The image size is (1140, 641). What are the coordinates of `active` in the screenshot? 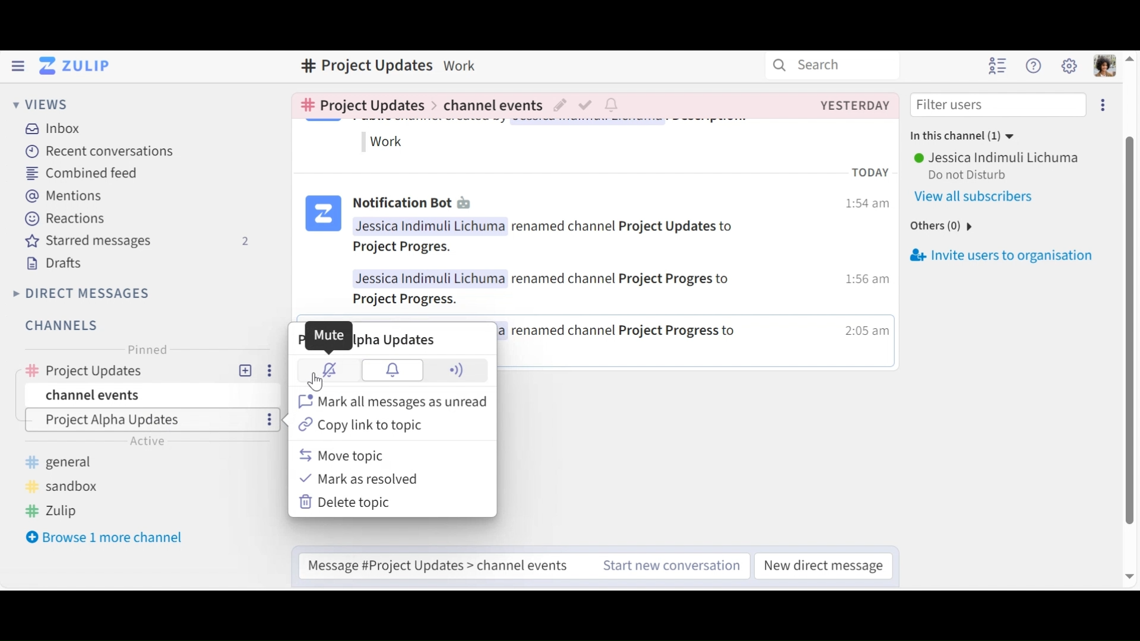 It's located at (148, 442).